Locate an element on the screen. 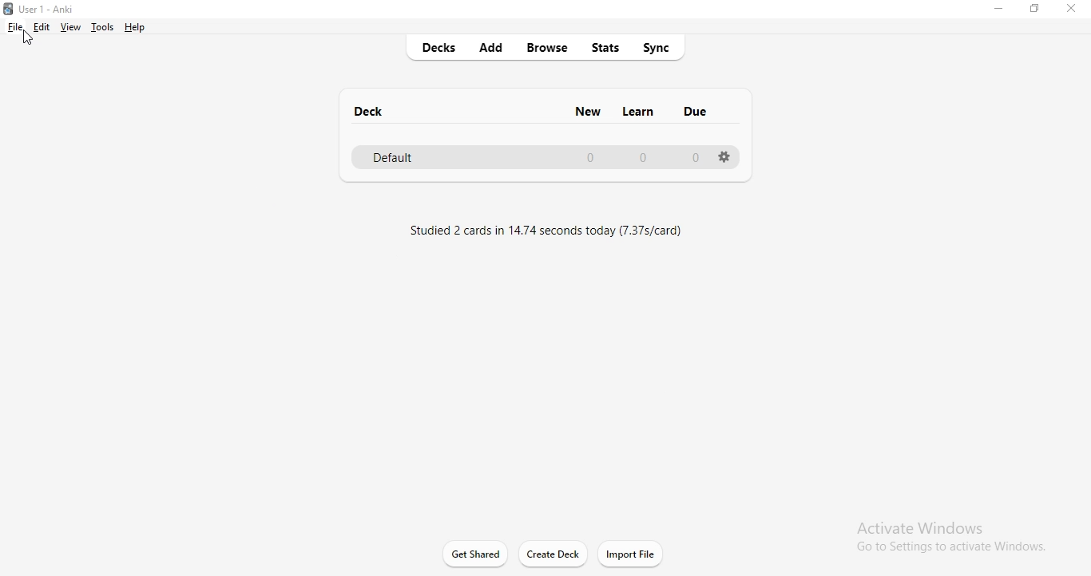  close is located at coordinates (1074, 10).